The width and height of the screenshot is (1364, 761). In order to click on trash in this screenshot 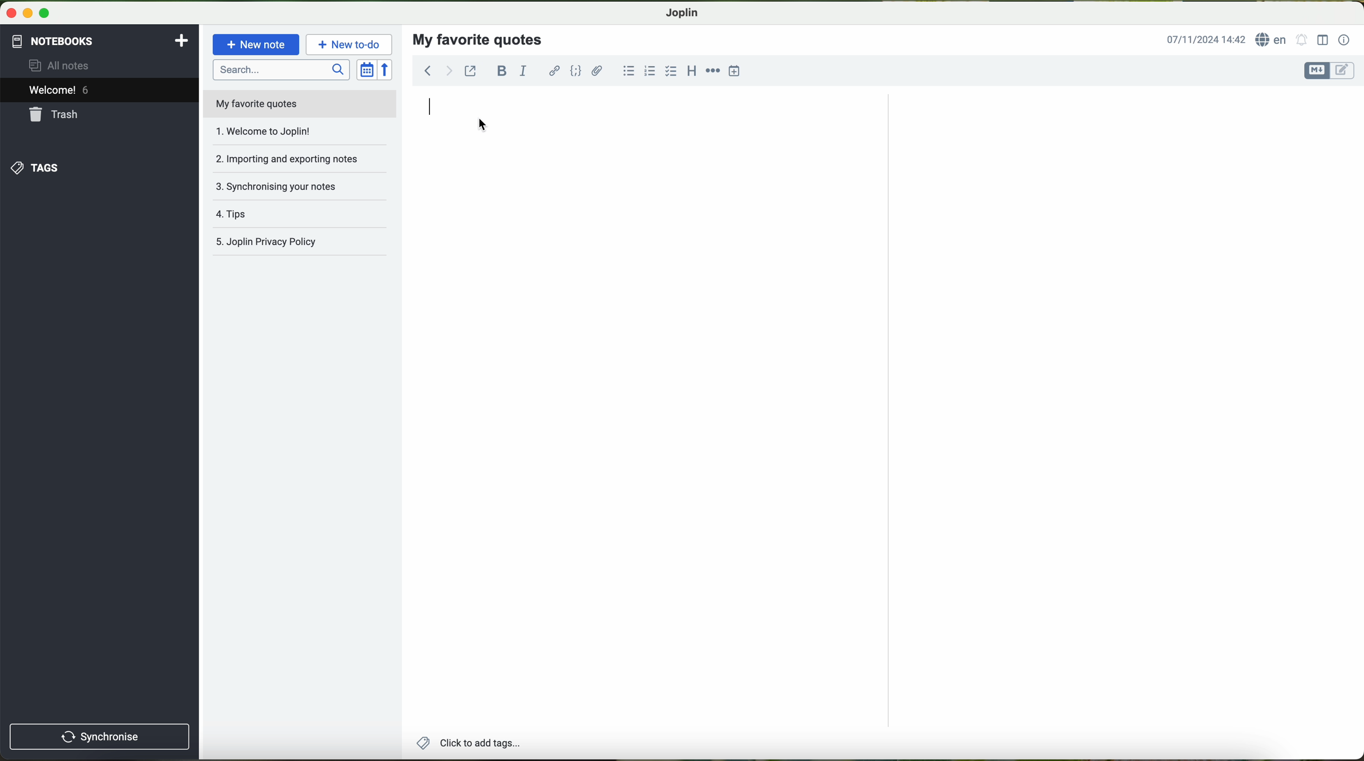, I will do `click(101, 115)`.